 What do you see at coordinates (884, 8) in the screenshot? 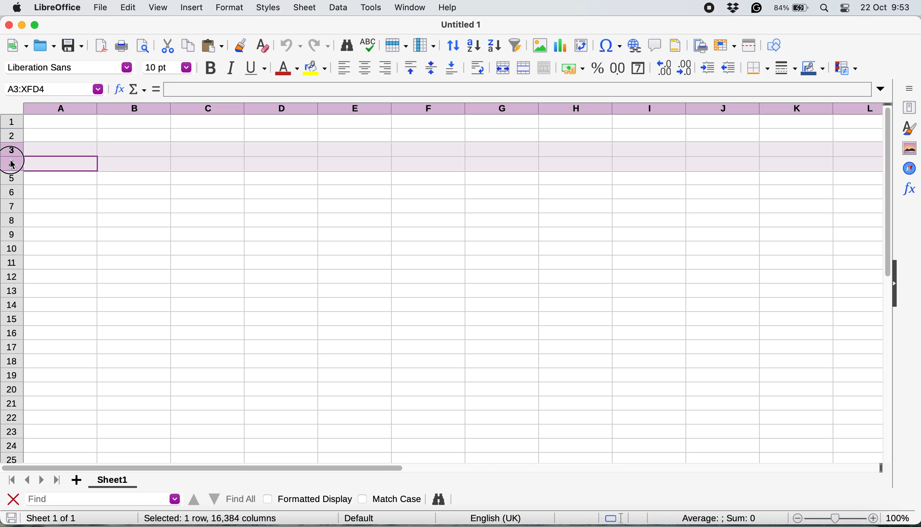
I see `22 oct 9:53` at bounding box center [884, 8].